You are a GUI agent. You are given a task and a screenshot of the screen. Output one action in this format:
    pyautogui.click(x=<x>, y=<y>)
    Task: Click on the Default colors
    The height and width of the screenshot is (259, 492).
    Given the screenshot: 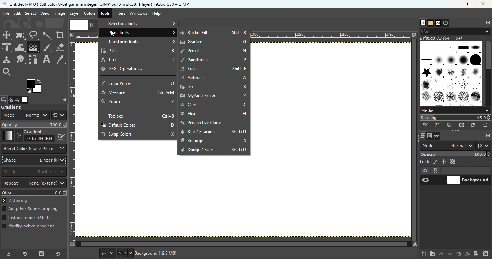 What is the action you would take?
    pyautogui.click(x=138, y=125)
    